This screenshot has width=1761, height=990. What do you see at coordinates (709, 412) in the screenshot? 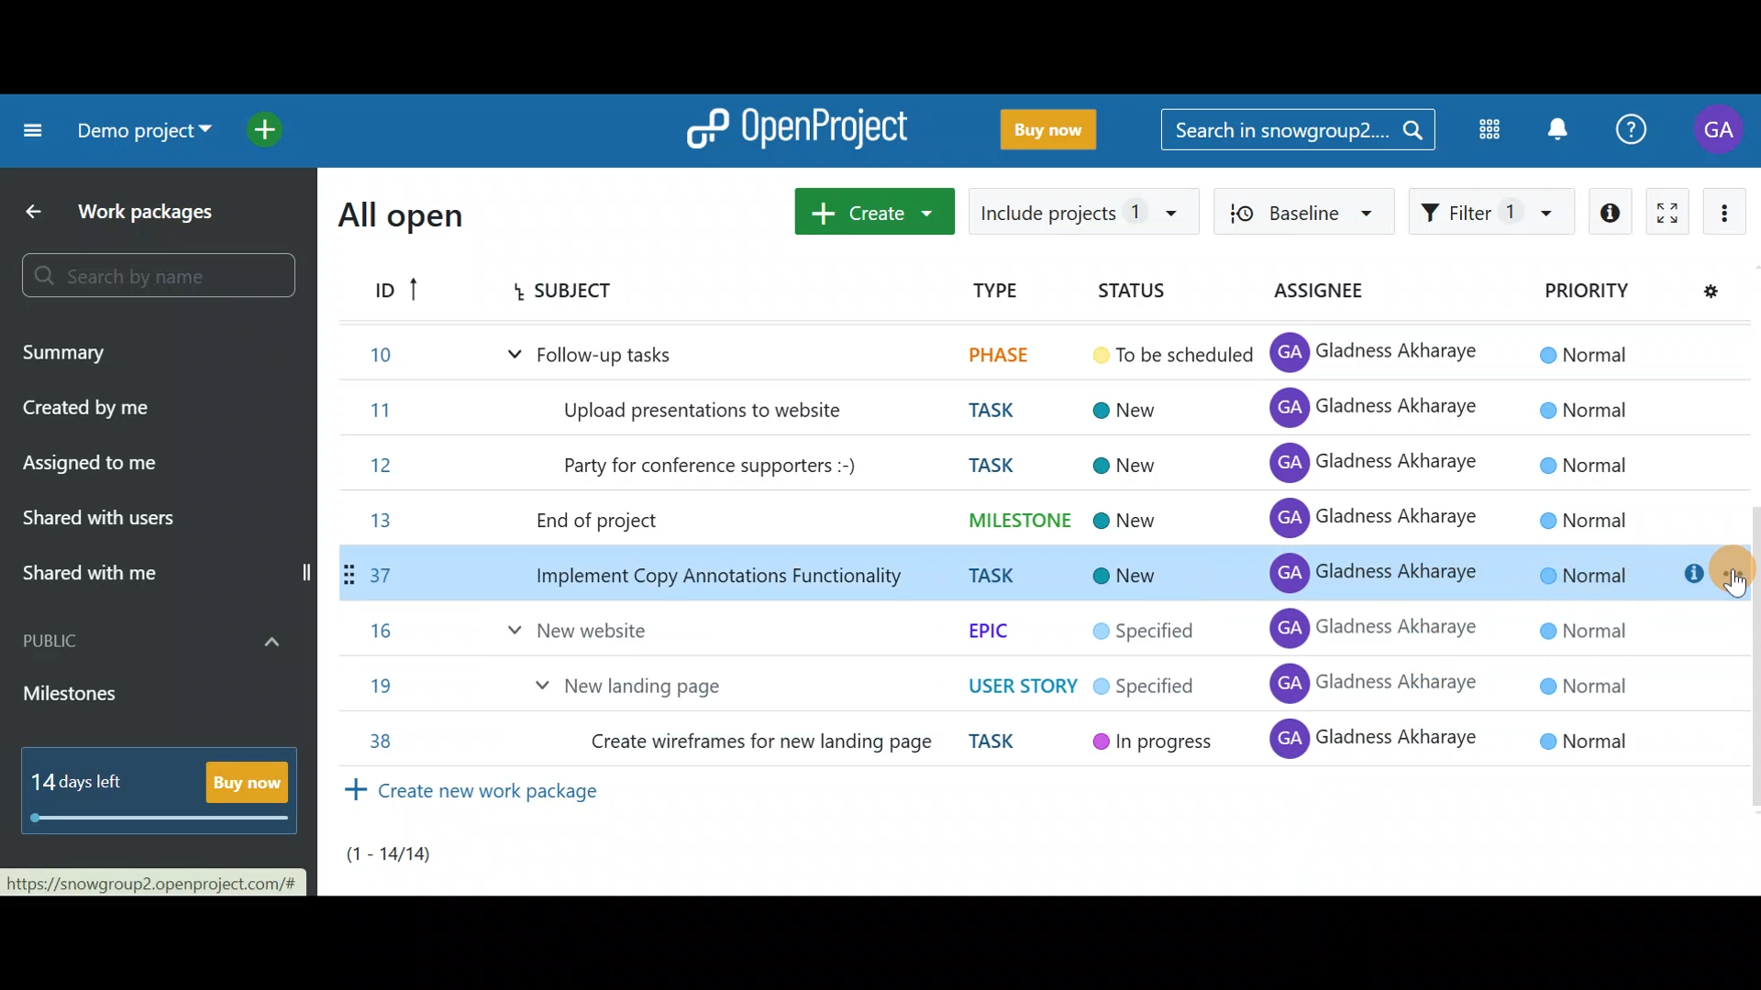
I see `Upload presentations to website` at bounding box center [709, 412].